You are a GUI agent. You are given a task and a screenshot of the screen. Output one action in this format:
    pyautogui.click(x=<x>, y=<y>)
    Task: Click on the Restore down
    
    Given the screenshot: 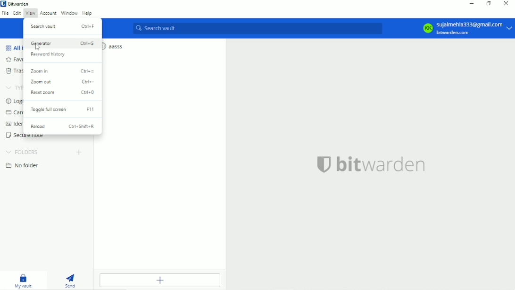 What is the action you would take?
    pyautogui.click(x=489, y=3)
    